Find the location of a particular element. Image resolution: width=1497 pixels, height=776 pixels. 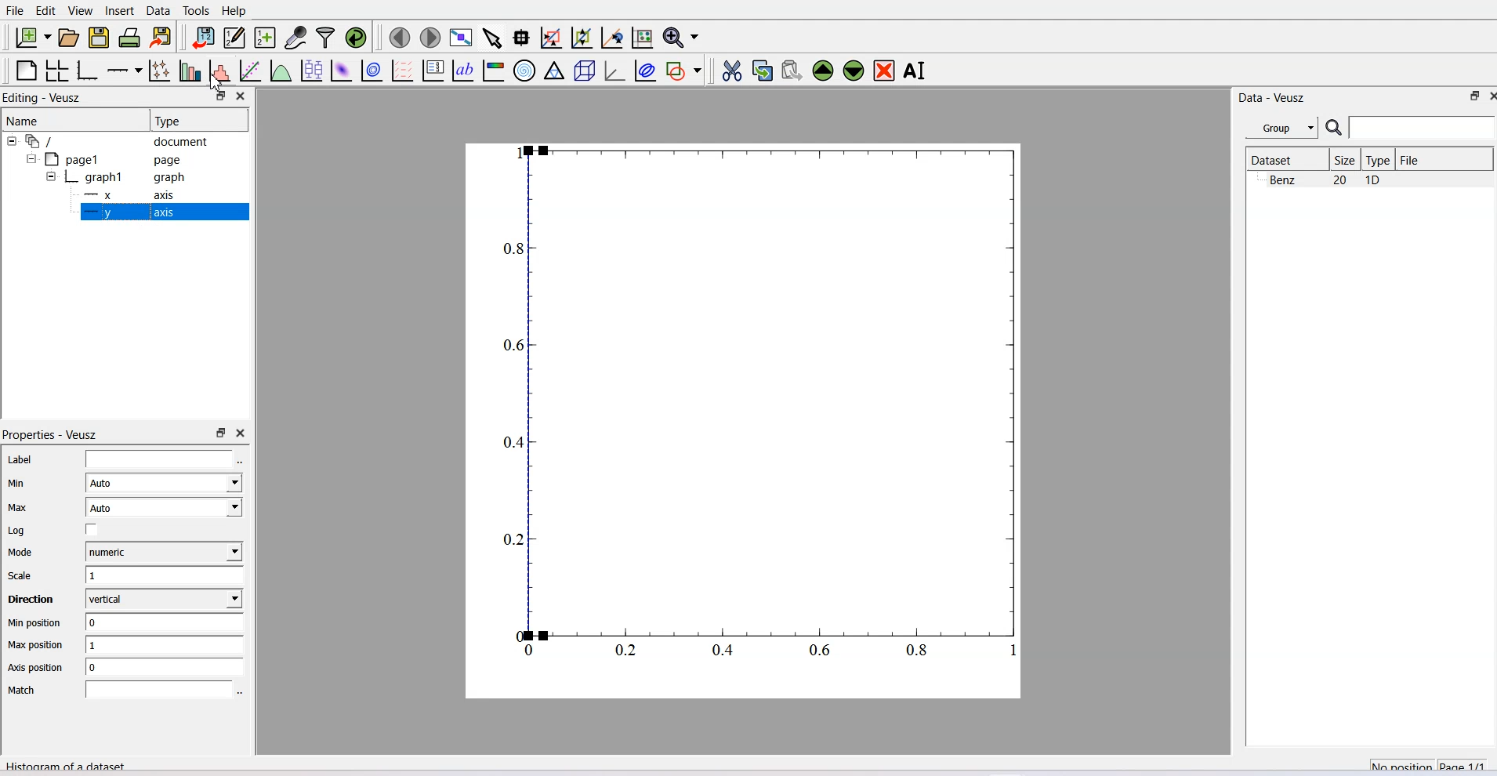

Maximize is located at coordinates (220, 96).